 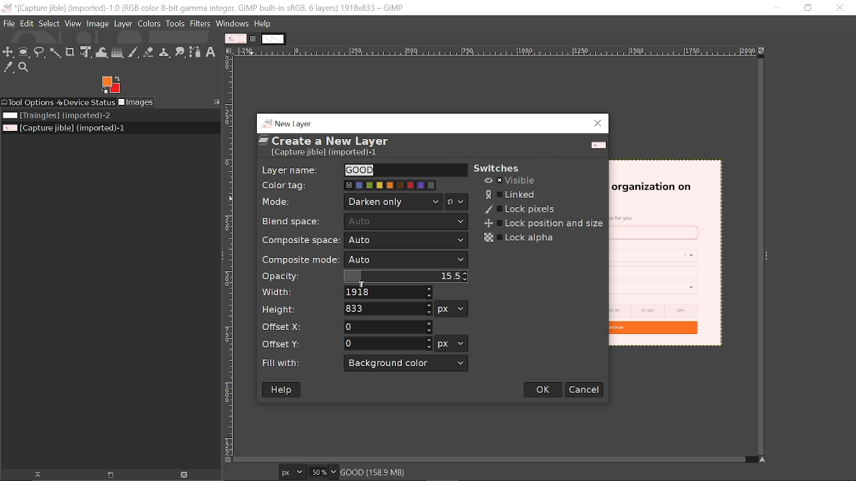 I want to click on Blend space:, so click(x=294, y=220).